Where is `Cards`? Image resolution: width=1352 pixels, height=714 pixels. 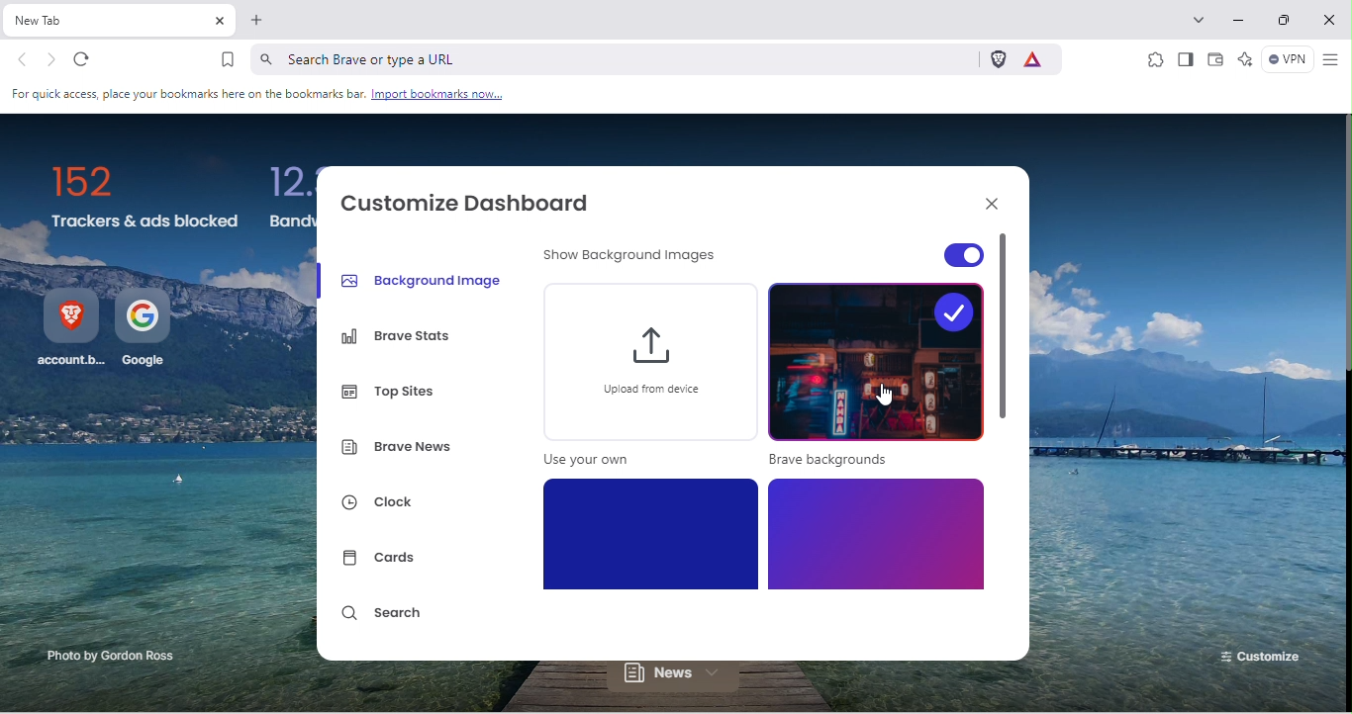 Cards is located at coordinates (384, 560).